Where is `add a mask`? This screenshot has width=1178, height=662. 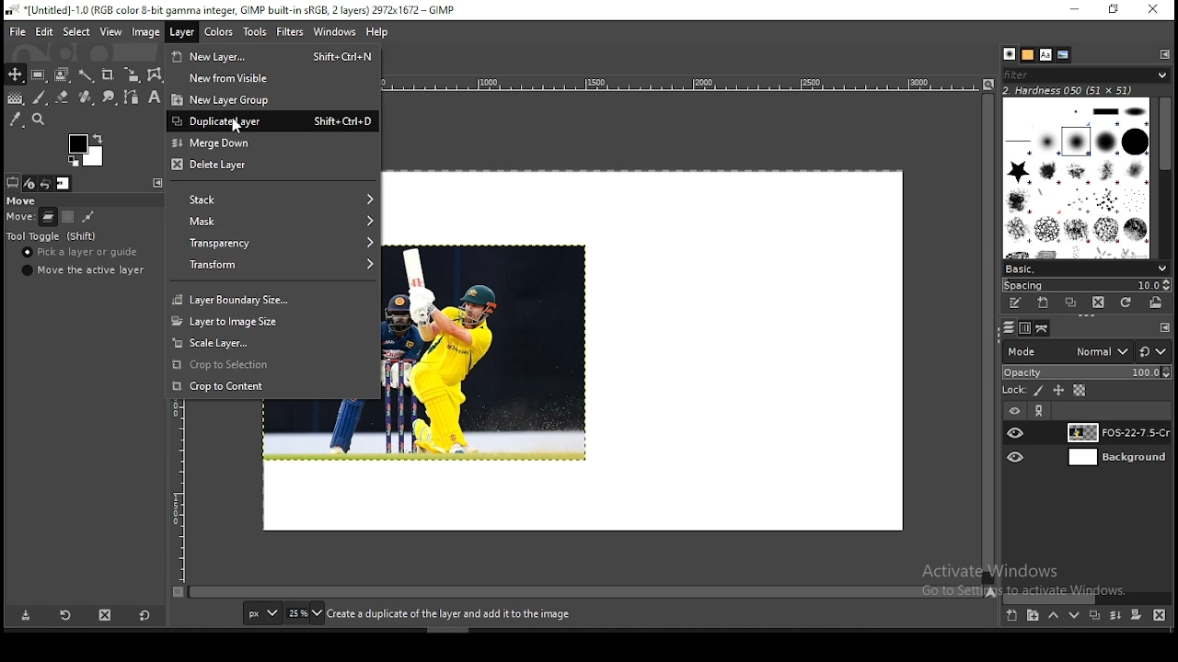
add a mask is located at coordinates (1134, 616).